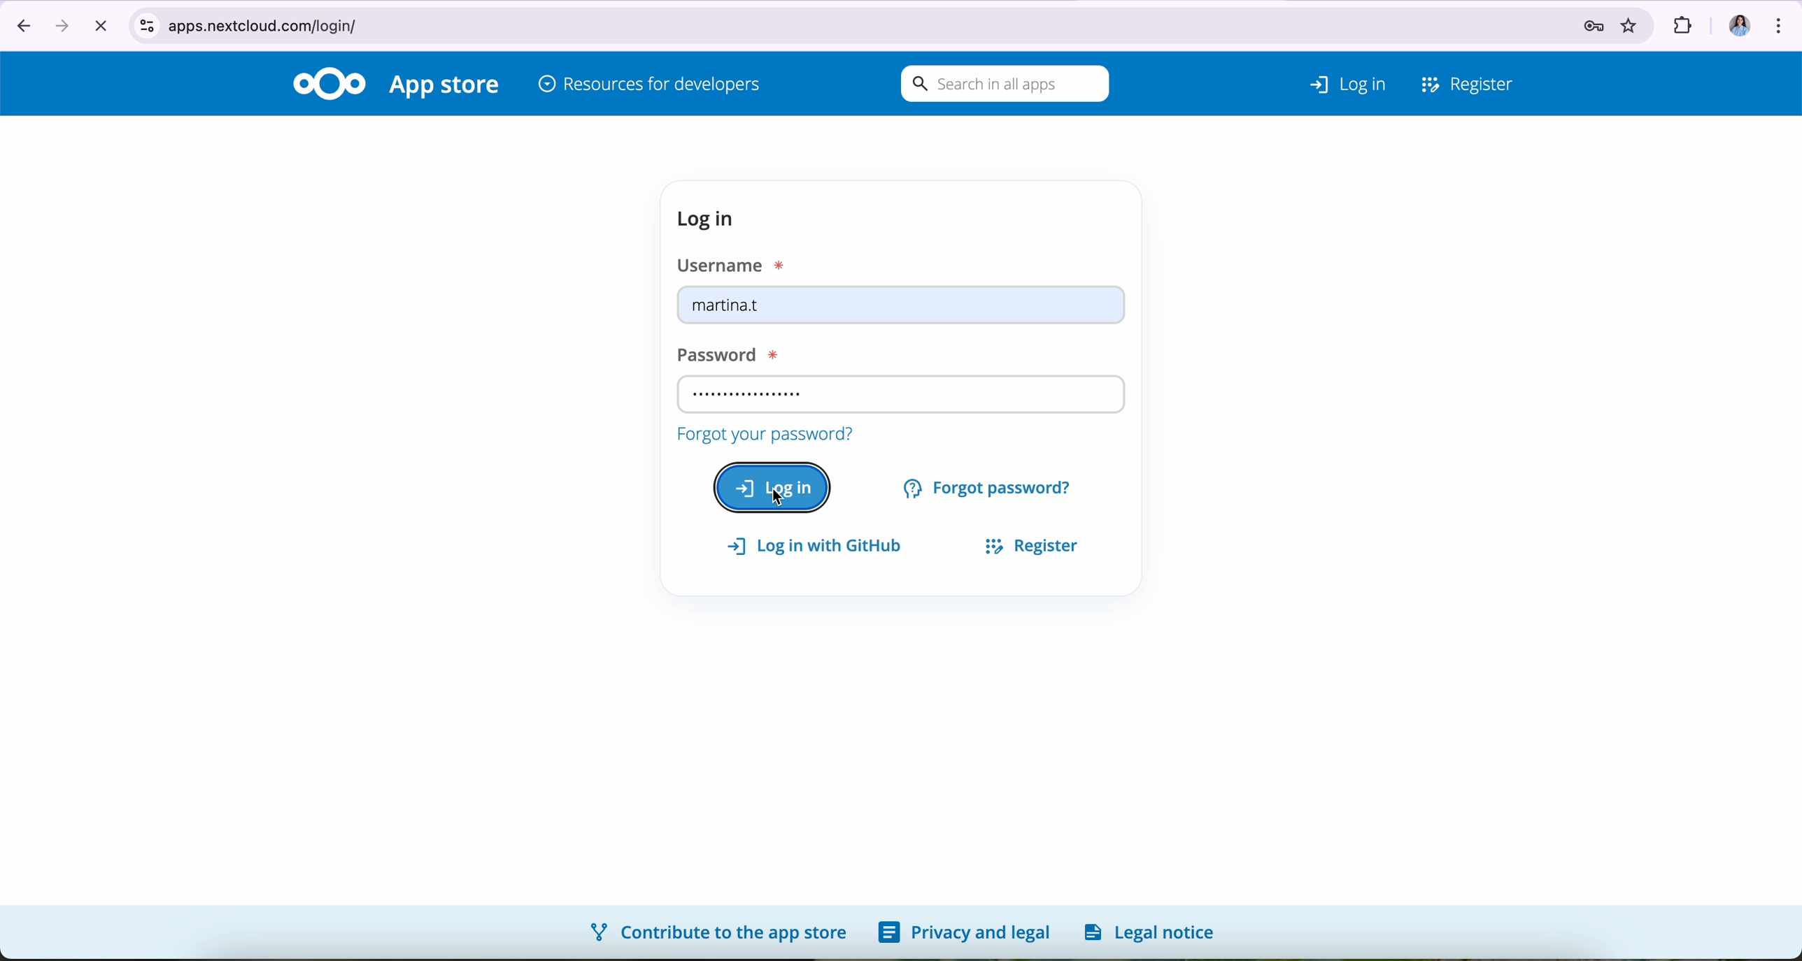 The height and width of the screenshot is (961, 1802). I want to click on password, so click(900, 393).